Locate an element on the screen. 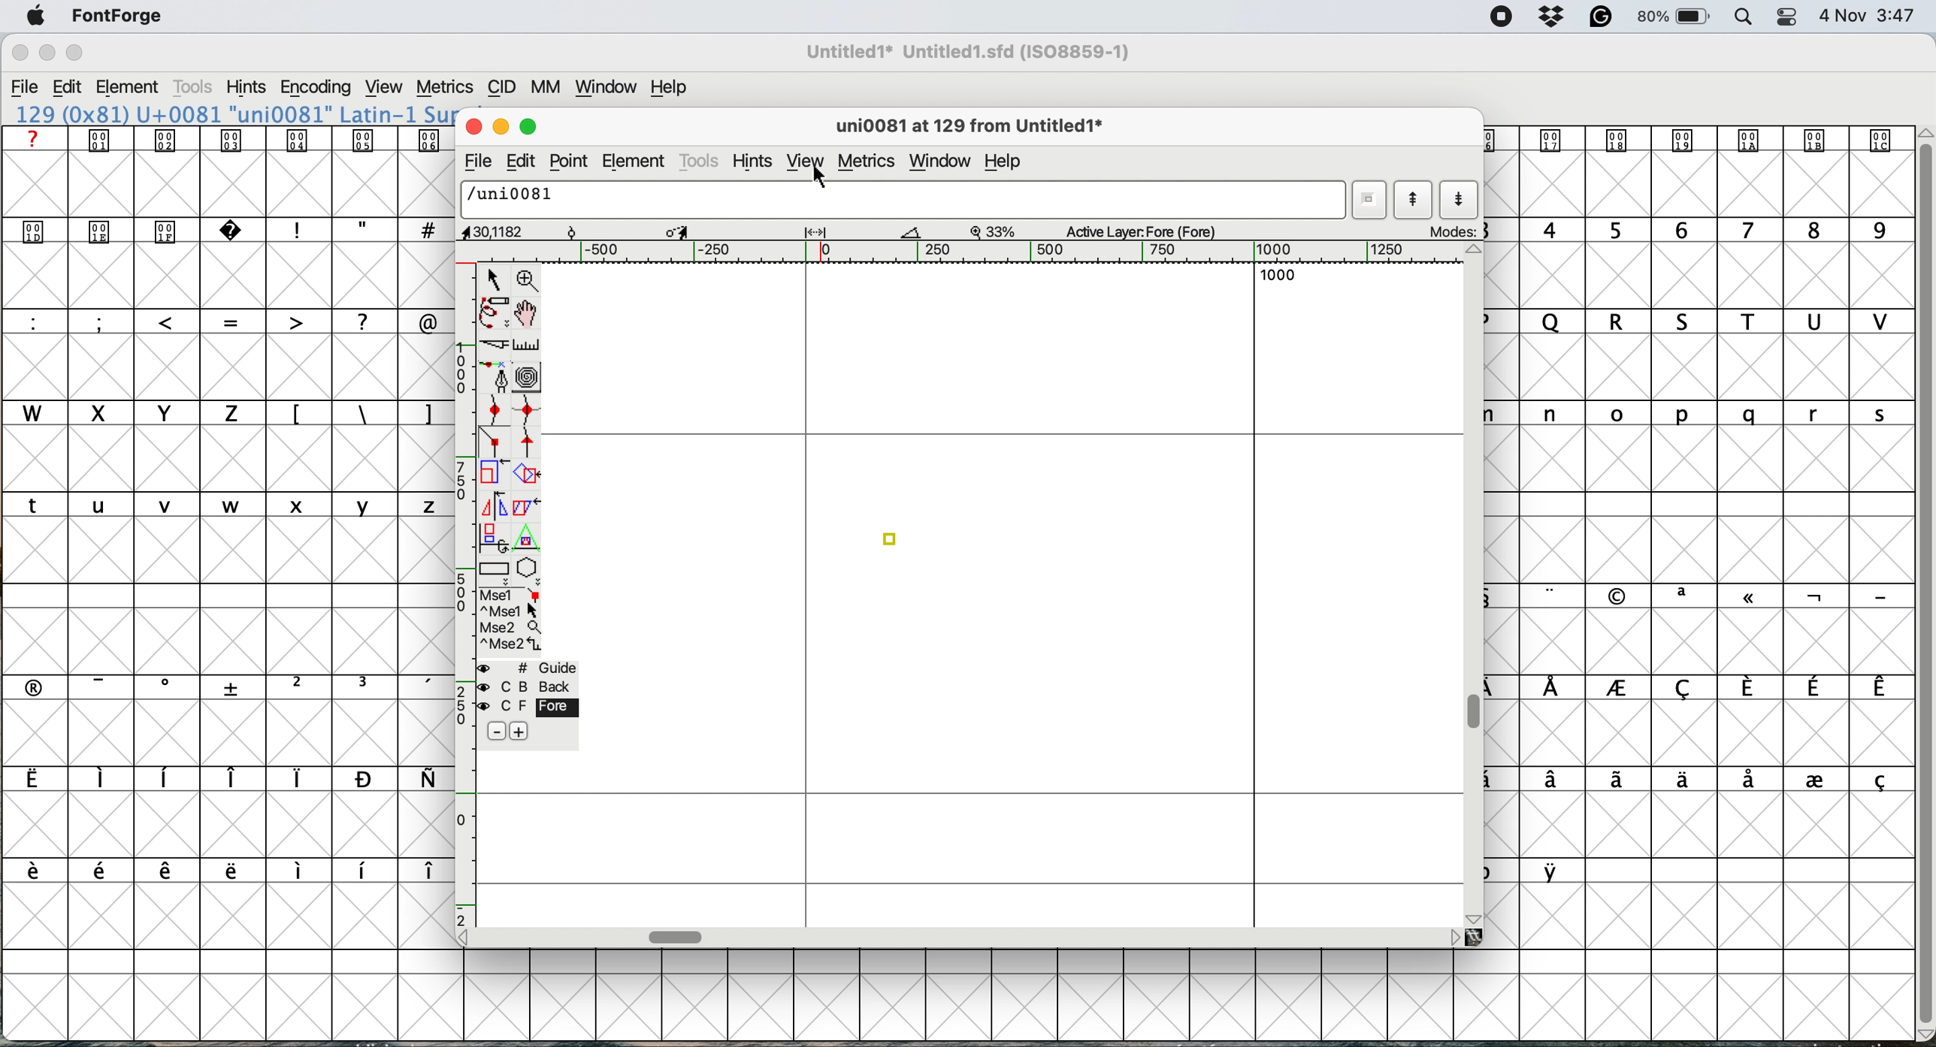  Grammarly Icon is located at coordinates (1602, 18).